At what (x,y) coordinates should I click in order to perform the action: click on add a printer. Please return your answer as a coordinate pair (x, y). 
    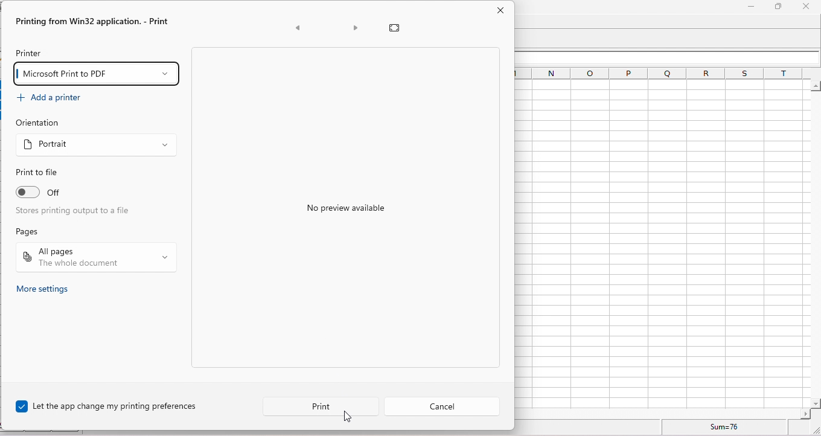
    Looking at the image, I should click on (56, 99).